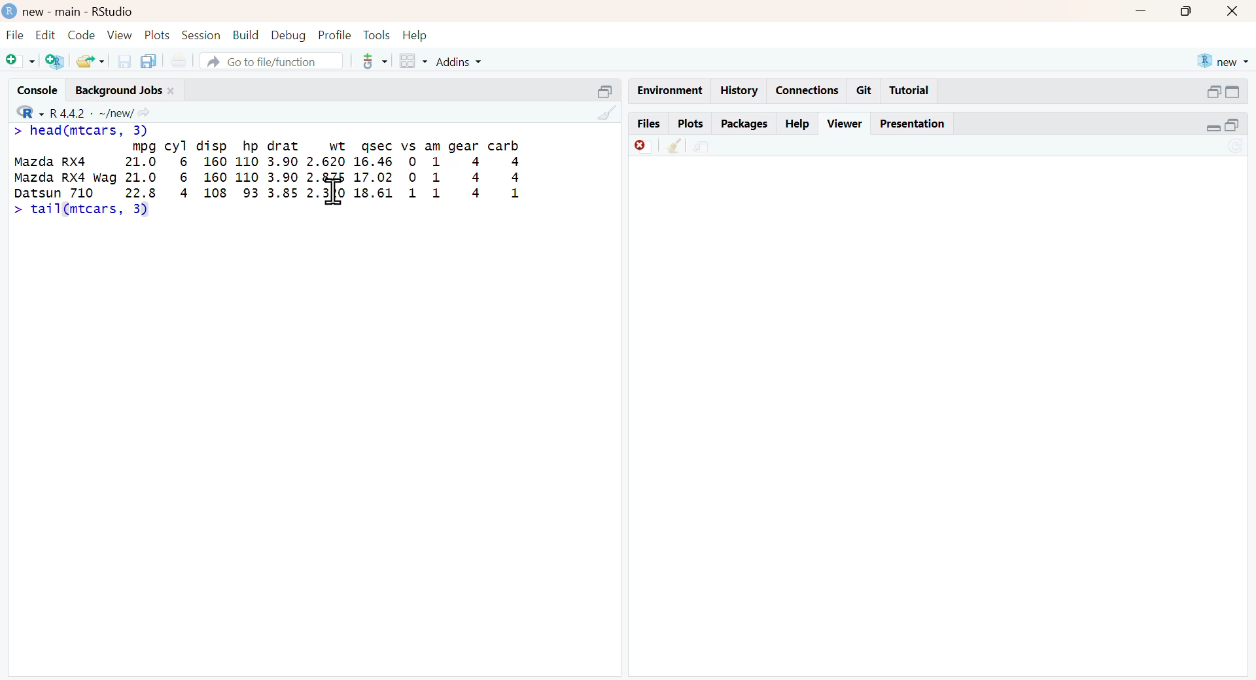 Image resolution: width=1256 pixels, height=680 pixels. Describe the element at coordinates (108, 112) in the screenshot. I see `v R442 - ~/new/` at that location.